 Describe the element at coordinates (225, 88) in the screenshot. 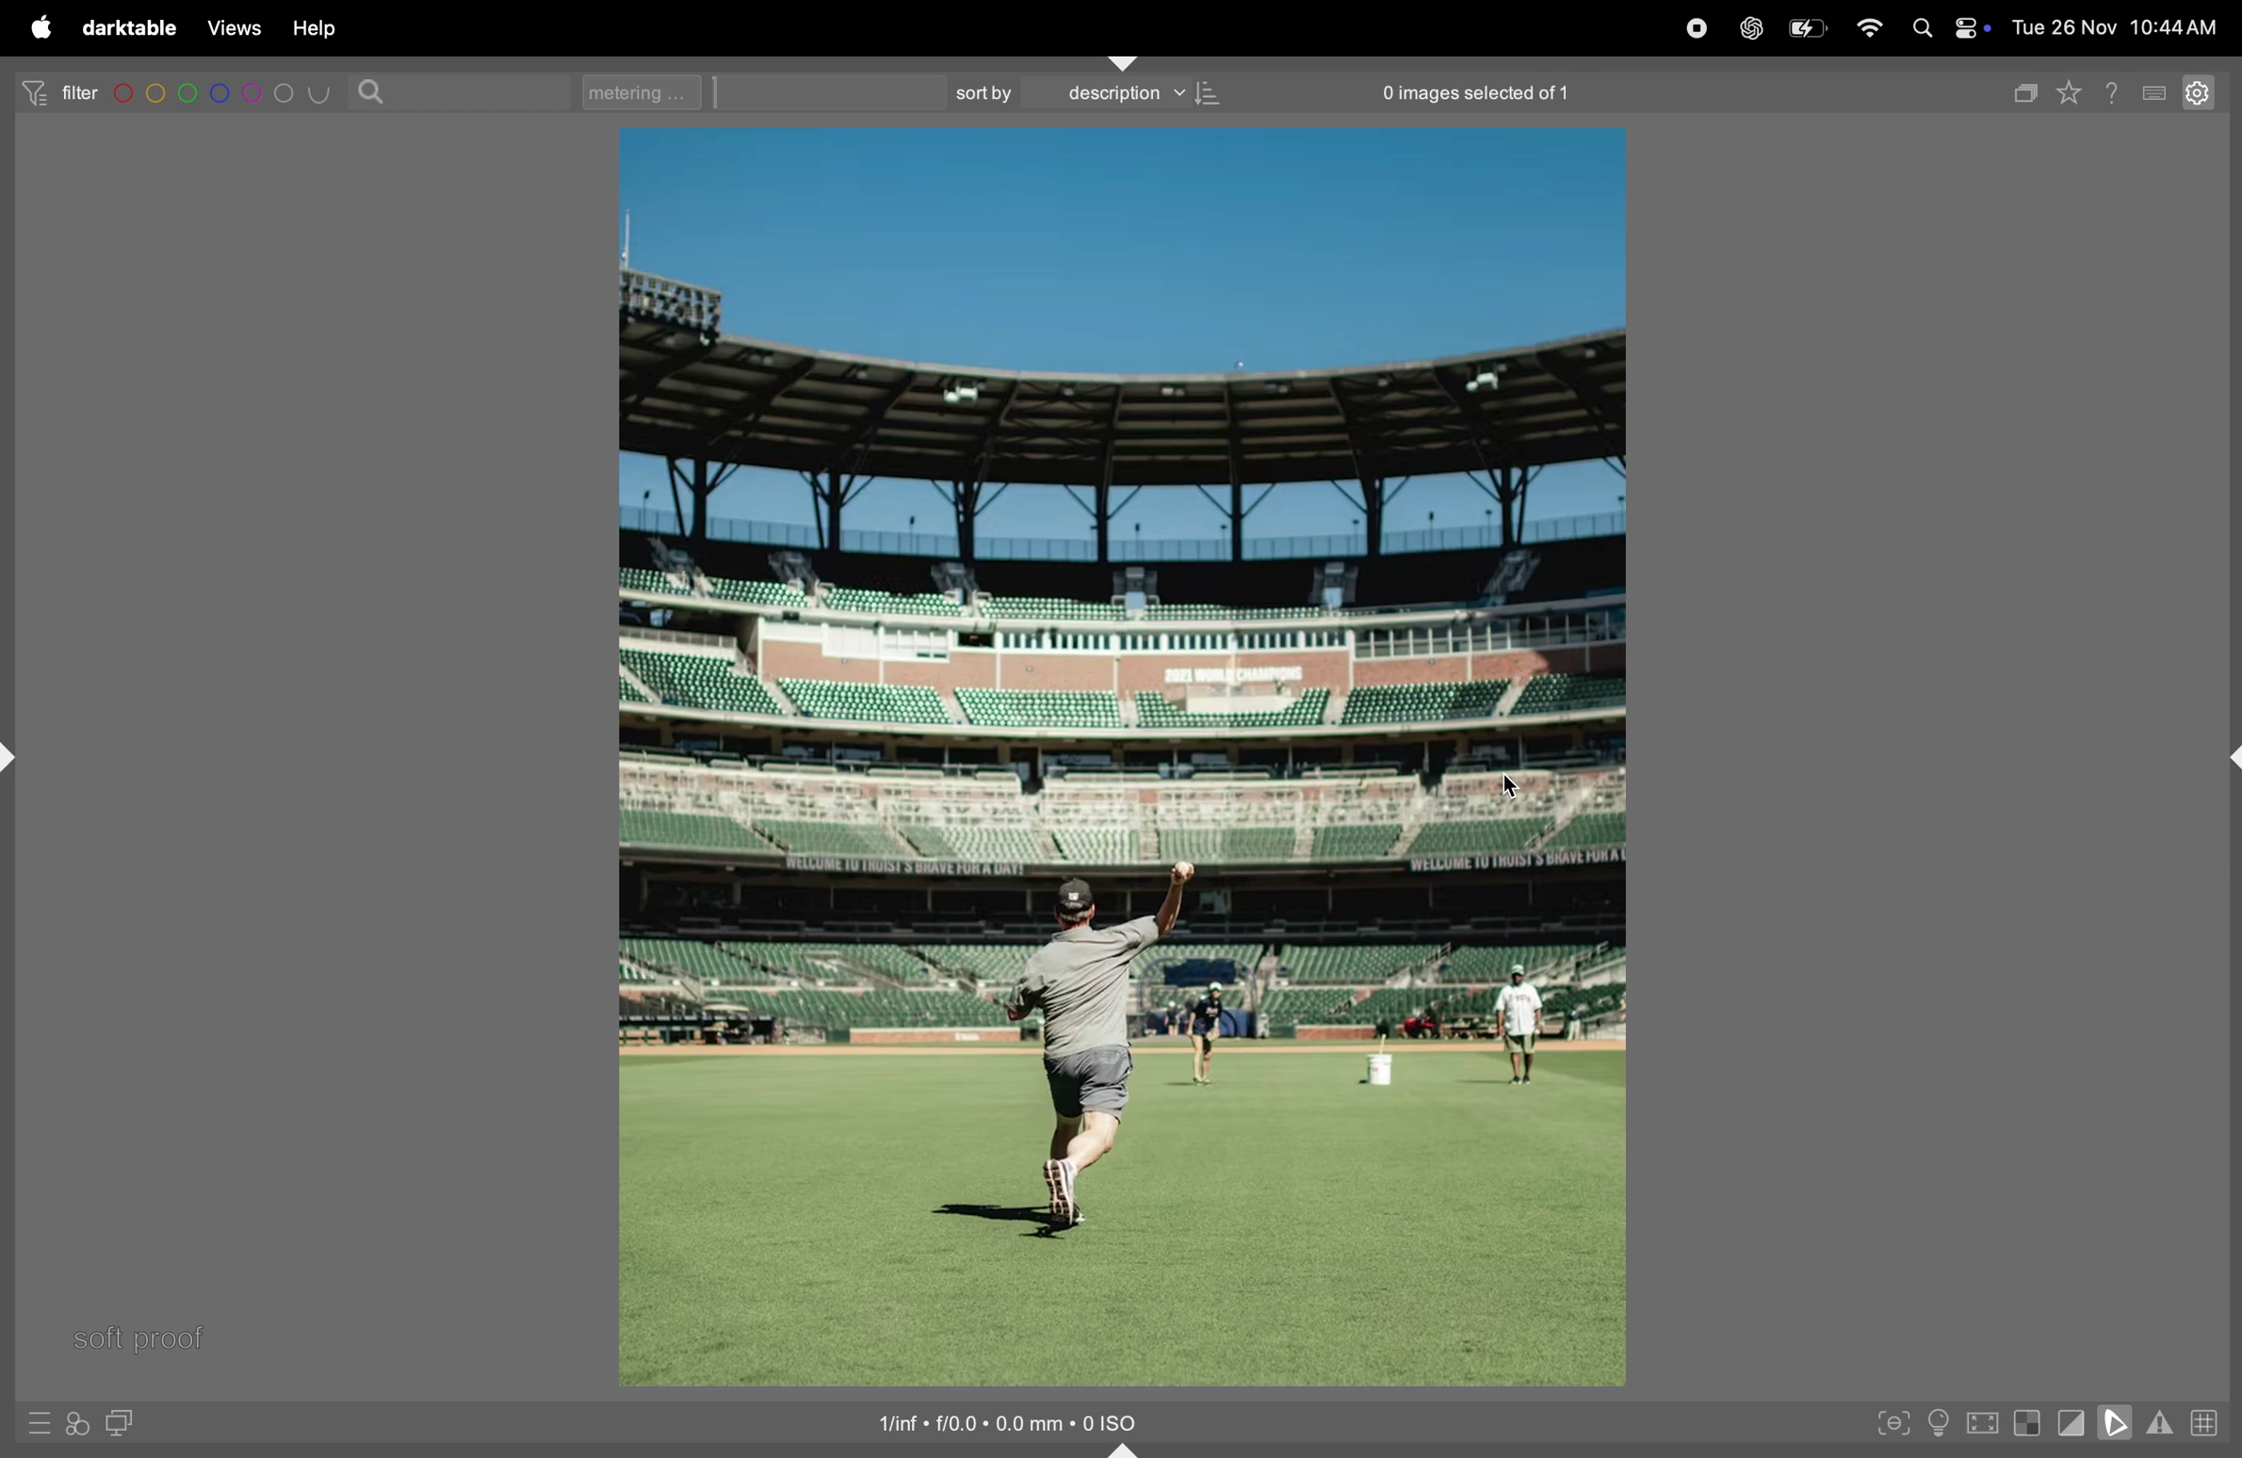

I see `color` at that location.